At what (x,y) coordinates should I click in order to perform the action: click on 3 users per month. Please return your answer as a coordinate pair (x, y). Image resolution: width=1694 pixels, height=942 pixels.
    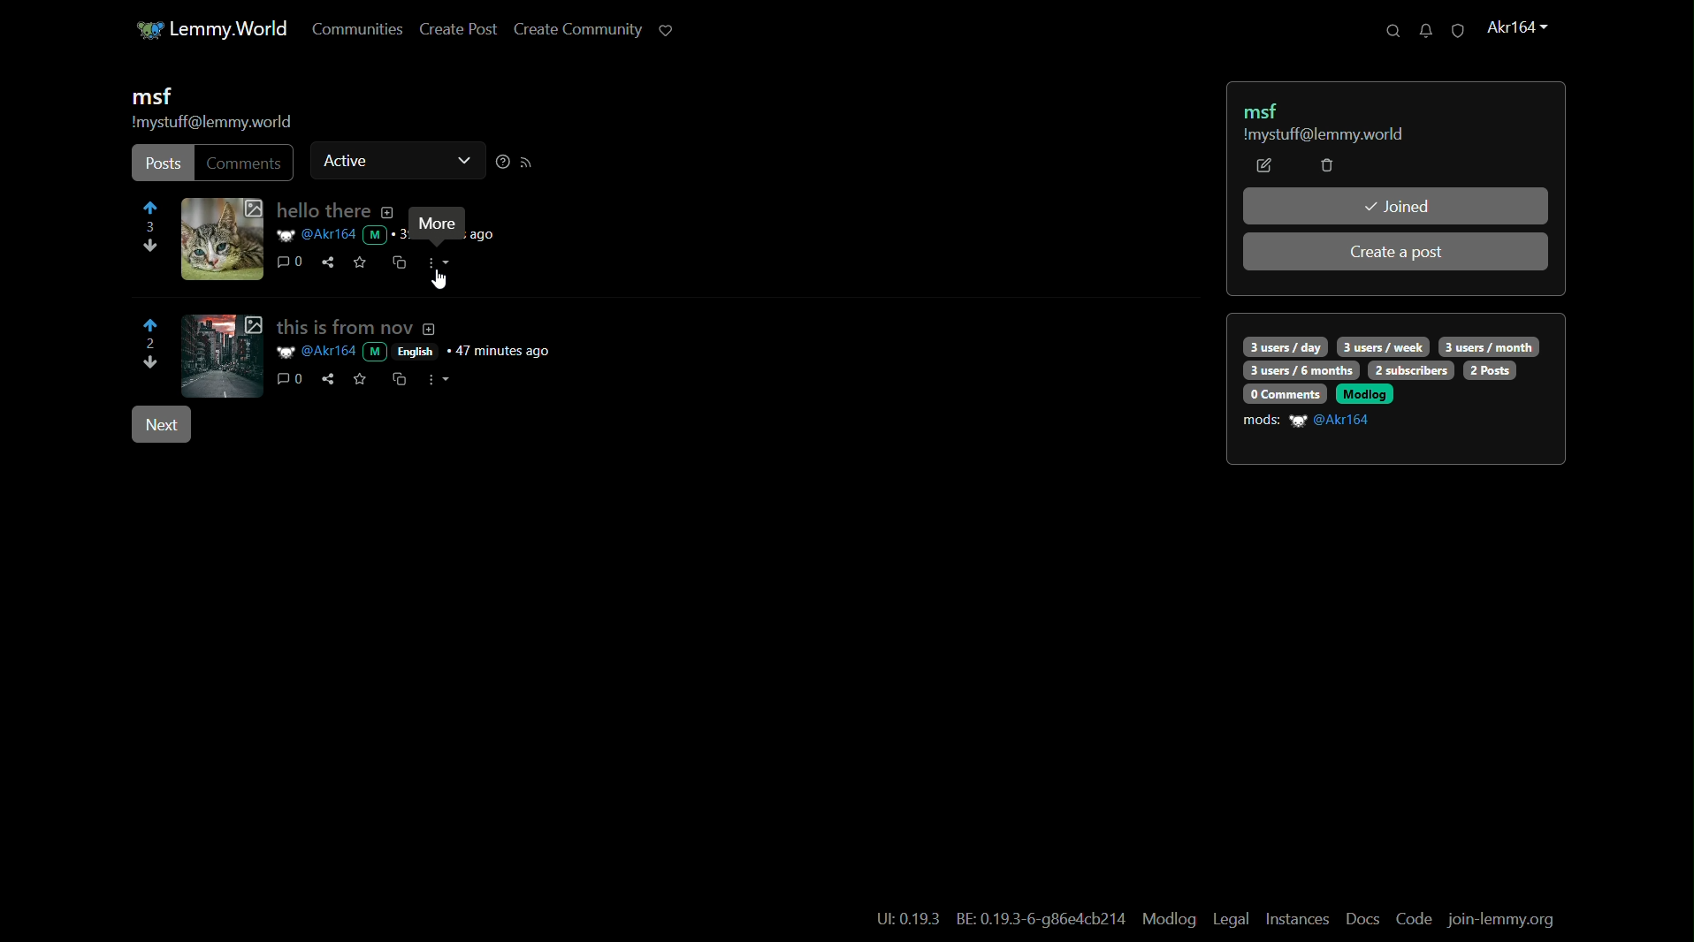
    Looking at the image, I should click on (1488, 346).